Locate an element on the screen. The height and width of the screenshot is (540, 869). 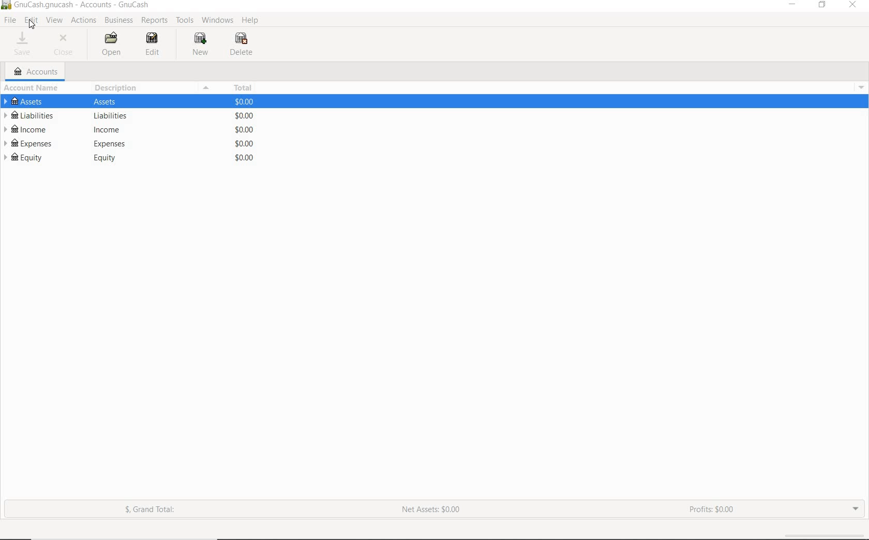
SYSTEM NAME is located at coordinates (78, 5).